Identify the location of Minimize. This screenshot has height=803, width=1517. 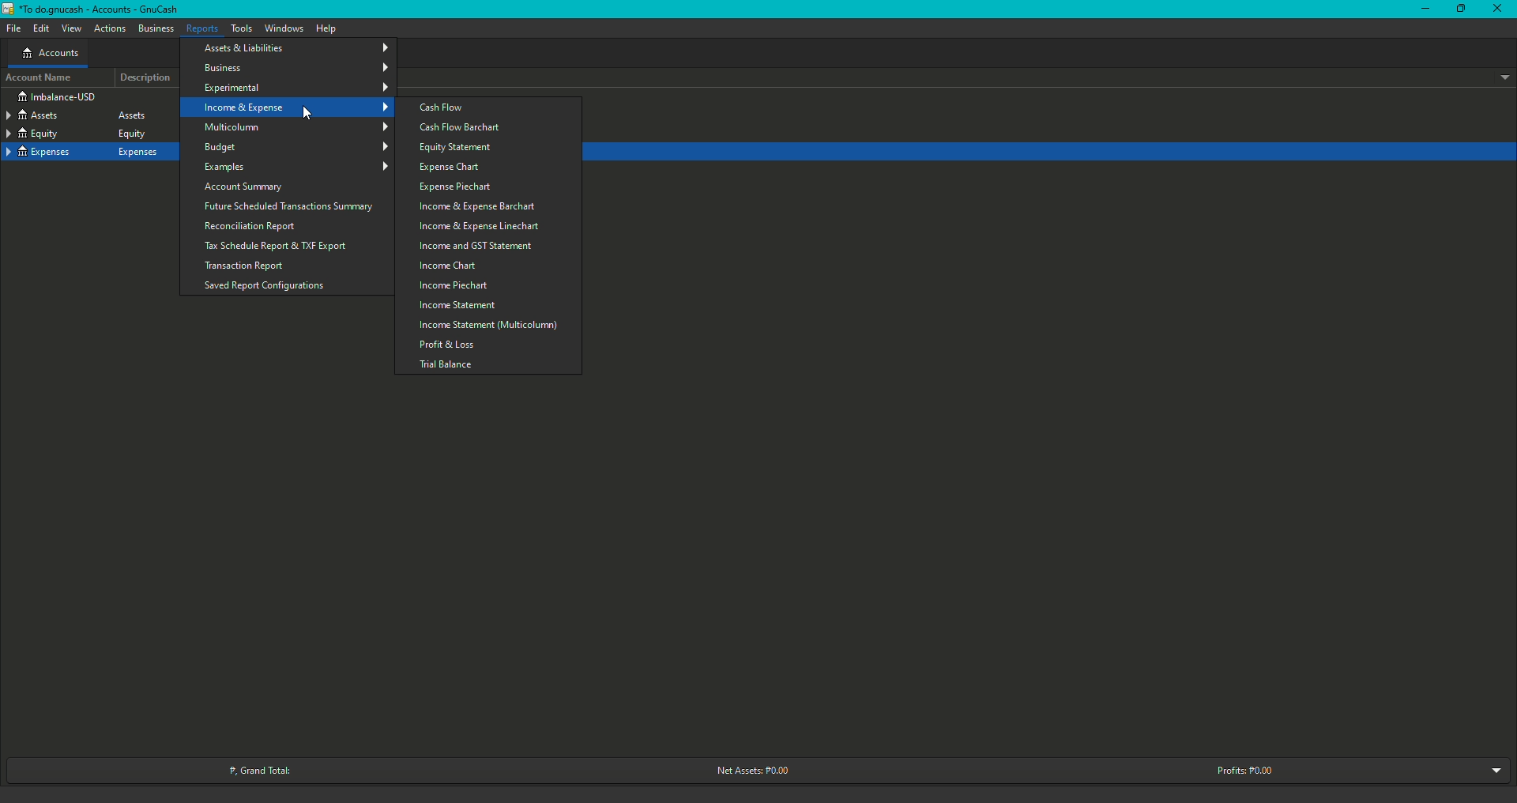
(1422, 10).